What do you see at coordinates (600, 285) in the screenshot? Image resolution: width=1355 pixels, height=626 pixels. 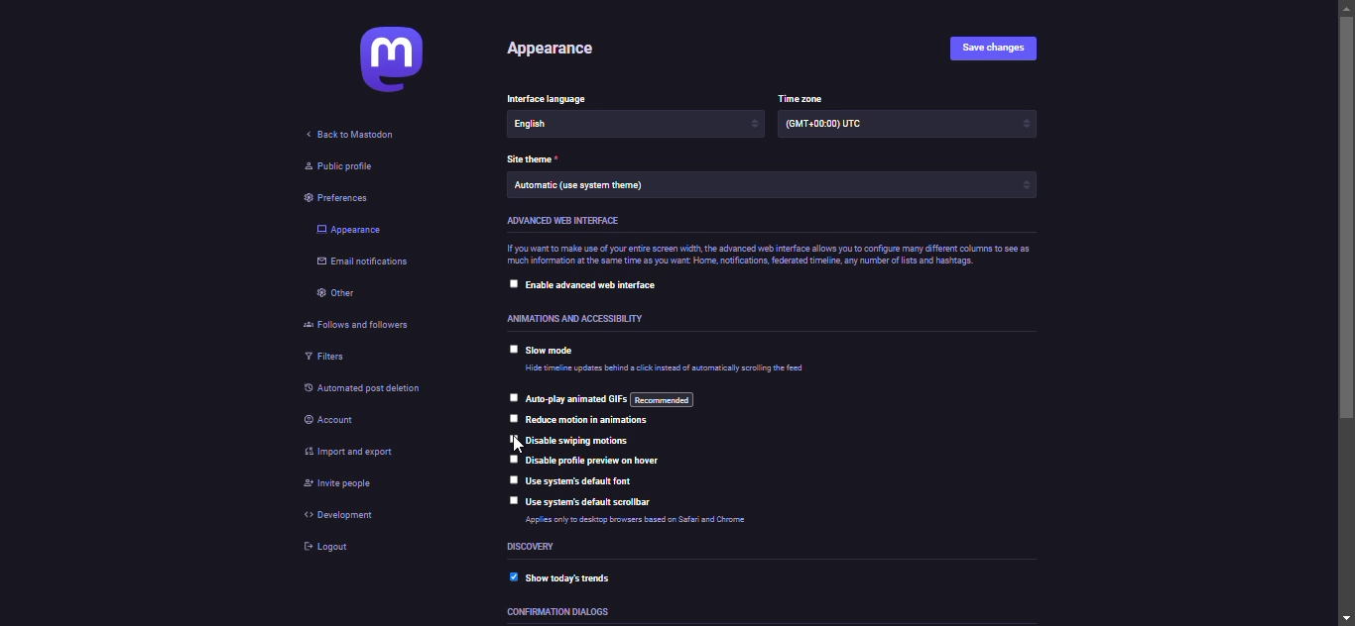 I see `enable advanced web interface` at bounding box center [600, 285].